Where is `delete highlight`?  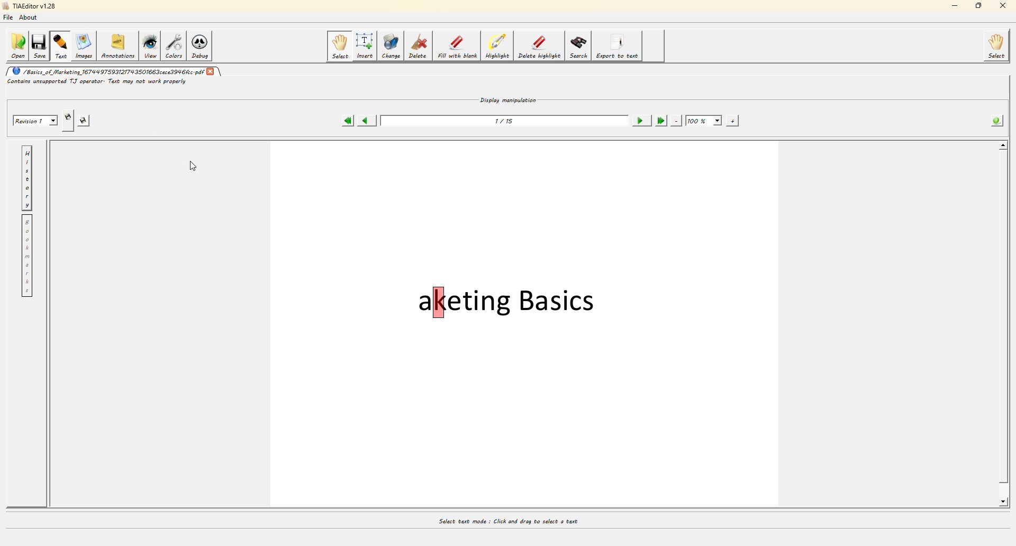 delete highlight is located at coordinates (539, 47).